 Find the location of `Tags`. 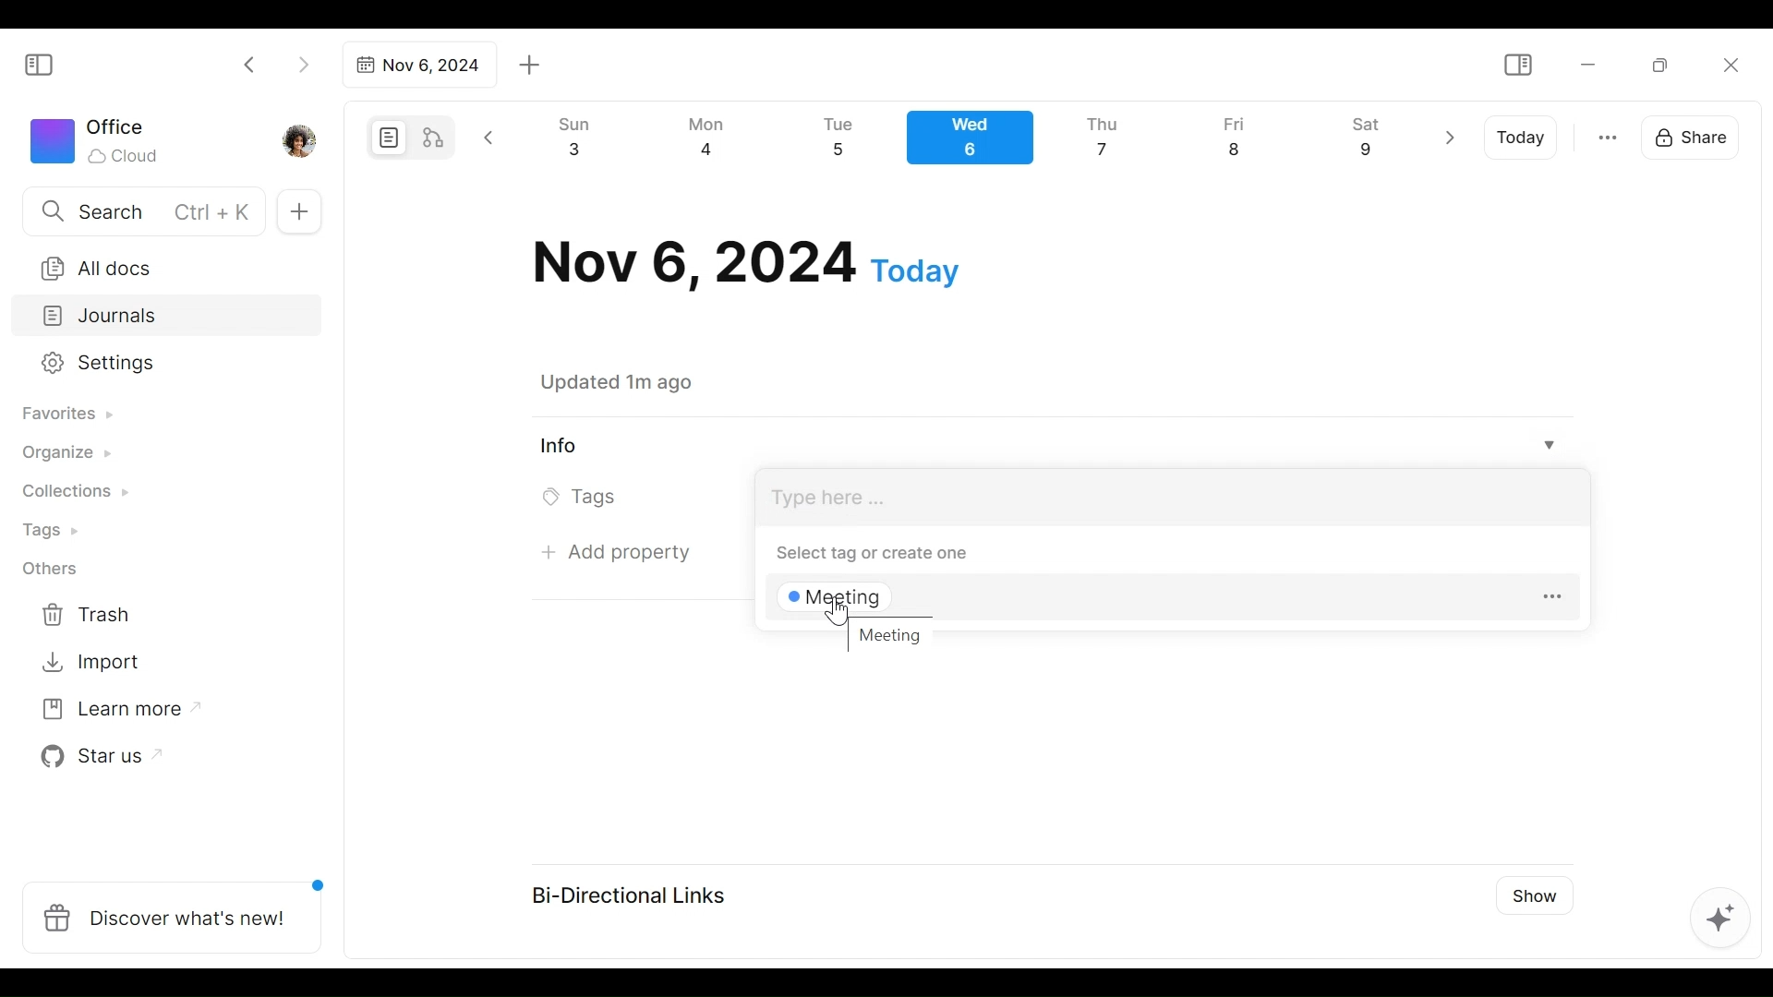

Tags is located at coordinates (53, 533).